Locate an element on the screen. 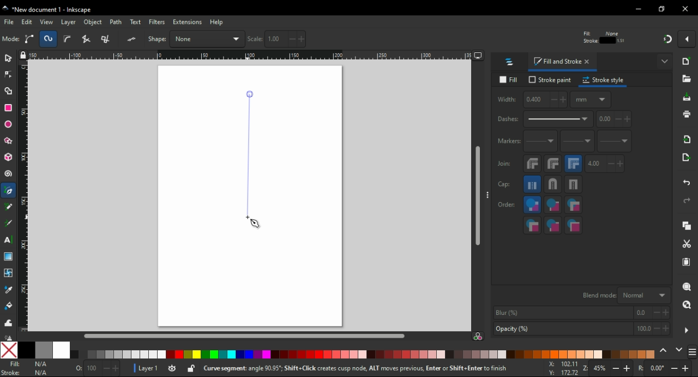 The height and width of the screenshot is (377, 698). select tool is located at coordinates (8, 57).